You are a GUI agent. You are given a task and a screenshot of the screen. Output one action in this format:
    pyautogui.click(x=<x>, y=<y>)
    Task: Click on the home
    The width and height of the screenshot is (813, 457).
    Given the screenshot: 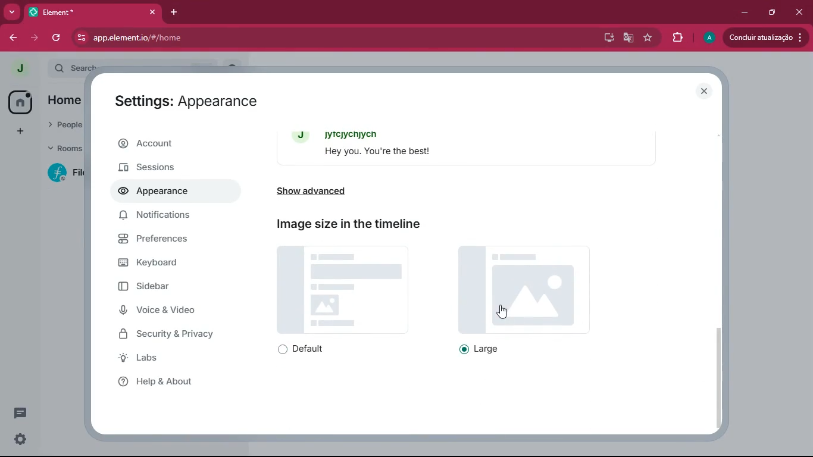 What is the action you would take?
    pyautogui.click(x=16, y=101)
    